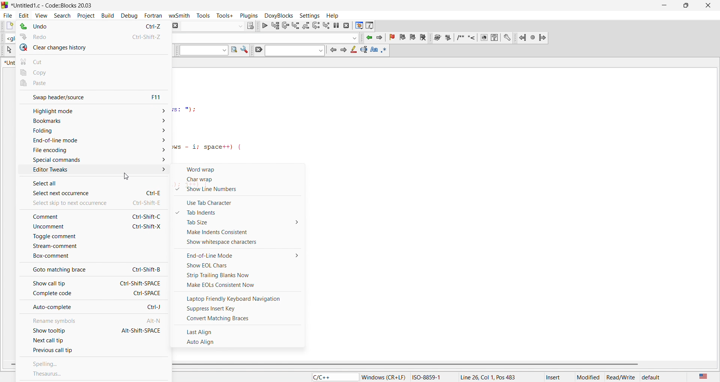  Describe the element at coordinates (531, 37) in the screenshot. I see `jump icon` at that location.